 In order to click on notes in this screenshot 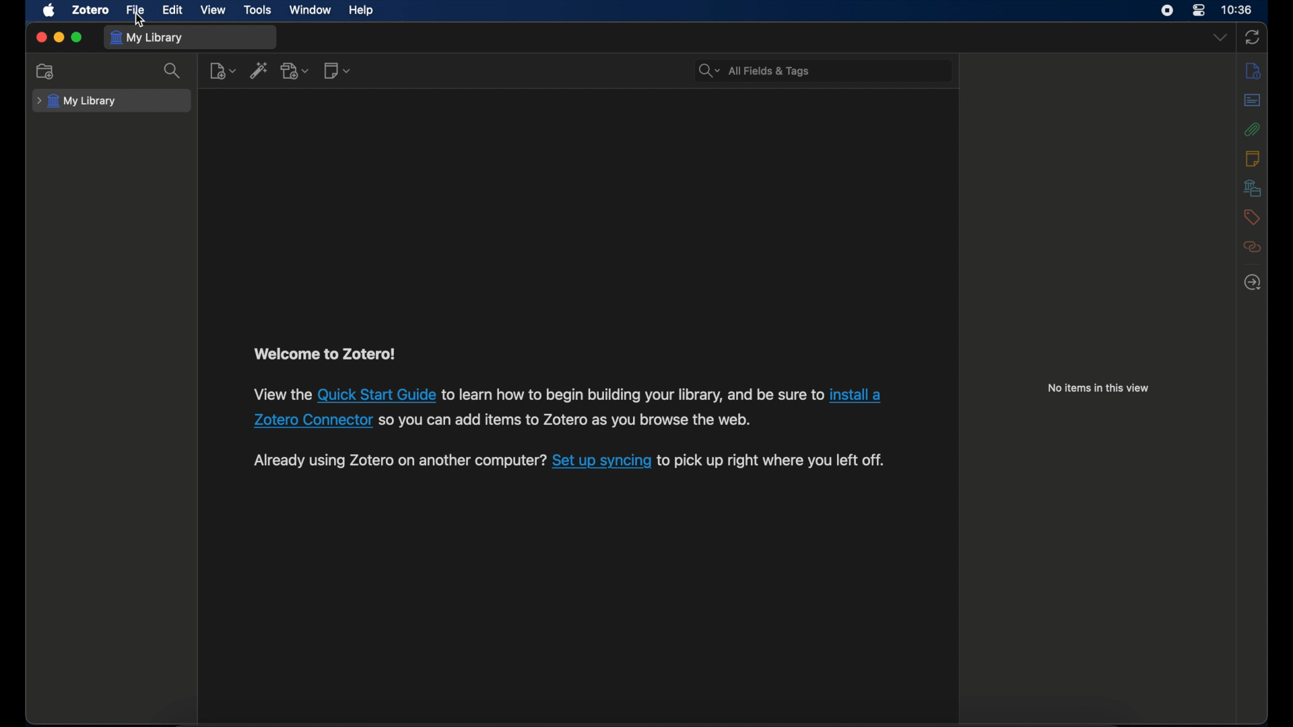, I will do `click(1252, 158)`.